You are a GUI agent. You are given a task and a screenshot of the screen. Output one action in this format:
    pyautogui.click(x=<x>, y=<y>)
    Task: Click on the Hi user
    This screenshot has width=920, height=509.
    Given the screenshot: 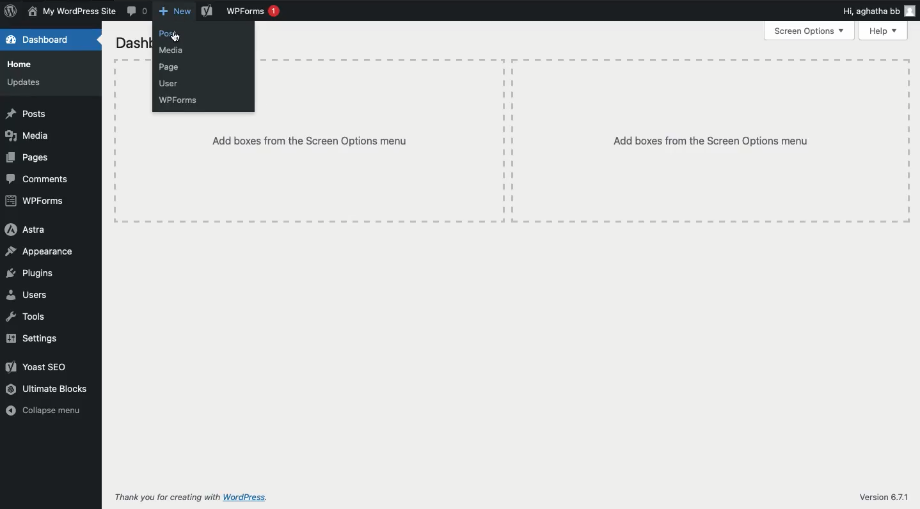 What is the action you would take?
    pyautogui.click(x=877, y=10)
    